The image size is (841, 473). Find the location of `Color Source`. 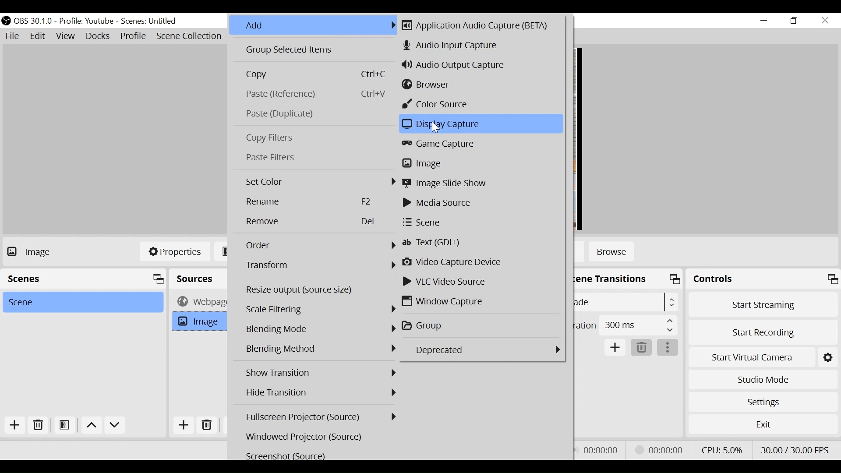

Color Source is located at coordinates (479, 104).